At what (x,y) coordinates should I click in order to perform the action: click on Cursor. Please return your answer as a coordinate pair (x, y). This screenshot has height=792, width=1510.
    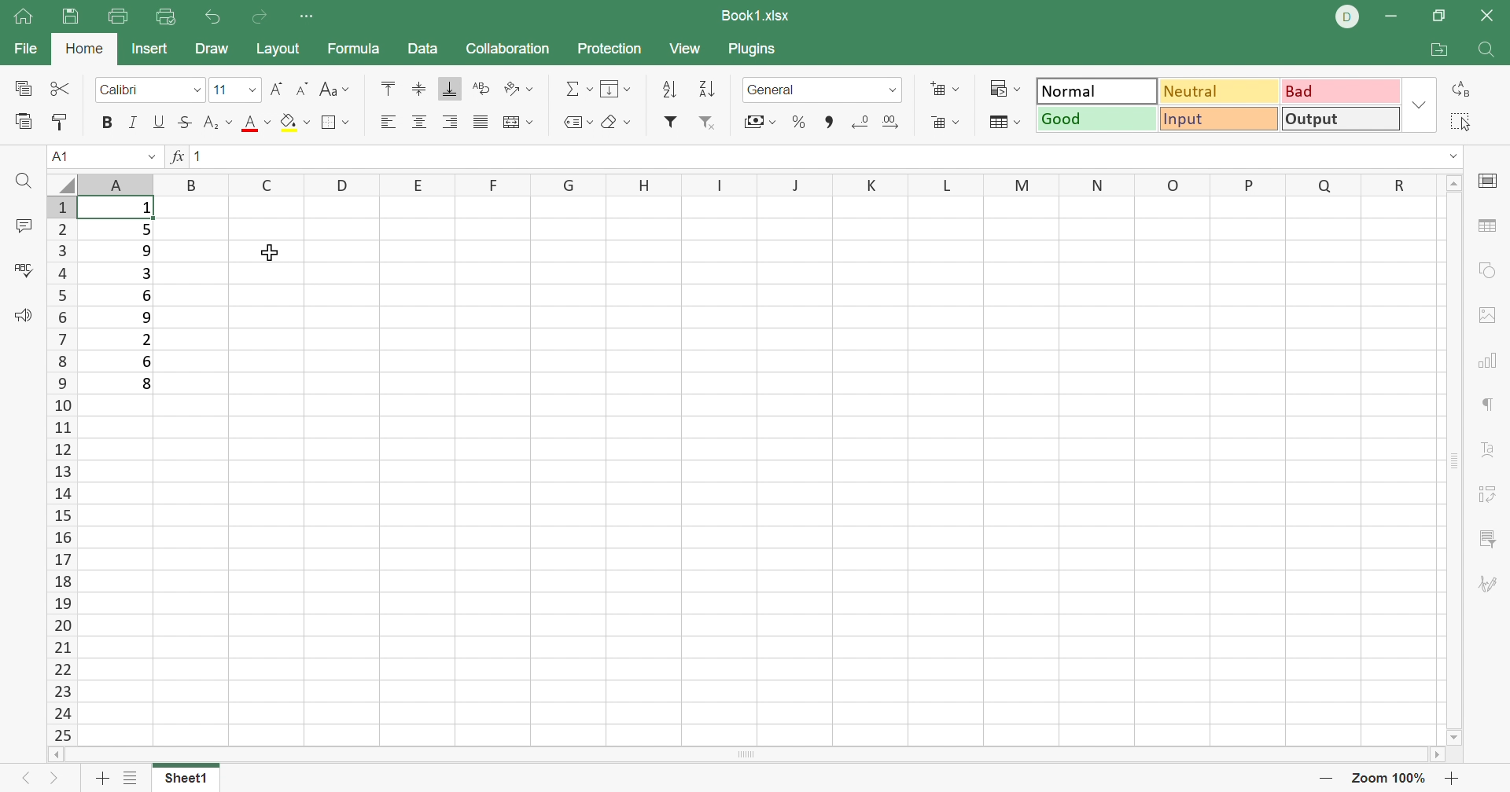
    Looking at the image, I should click on (272, 253).